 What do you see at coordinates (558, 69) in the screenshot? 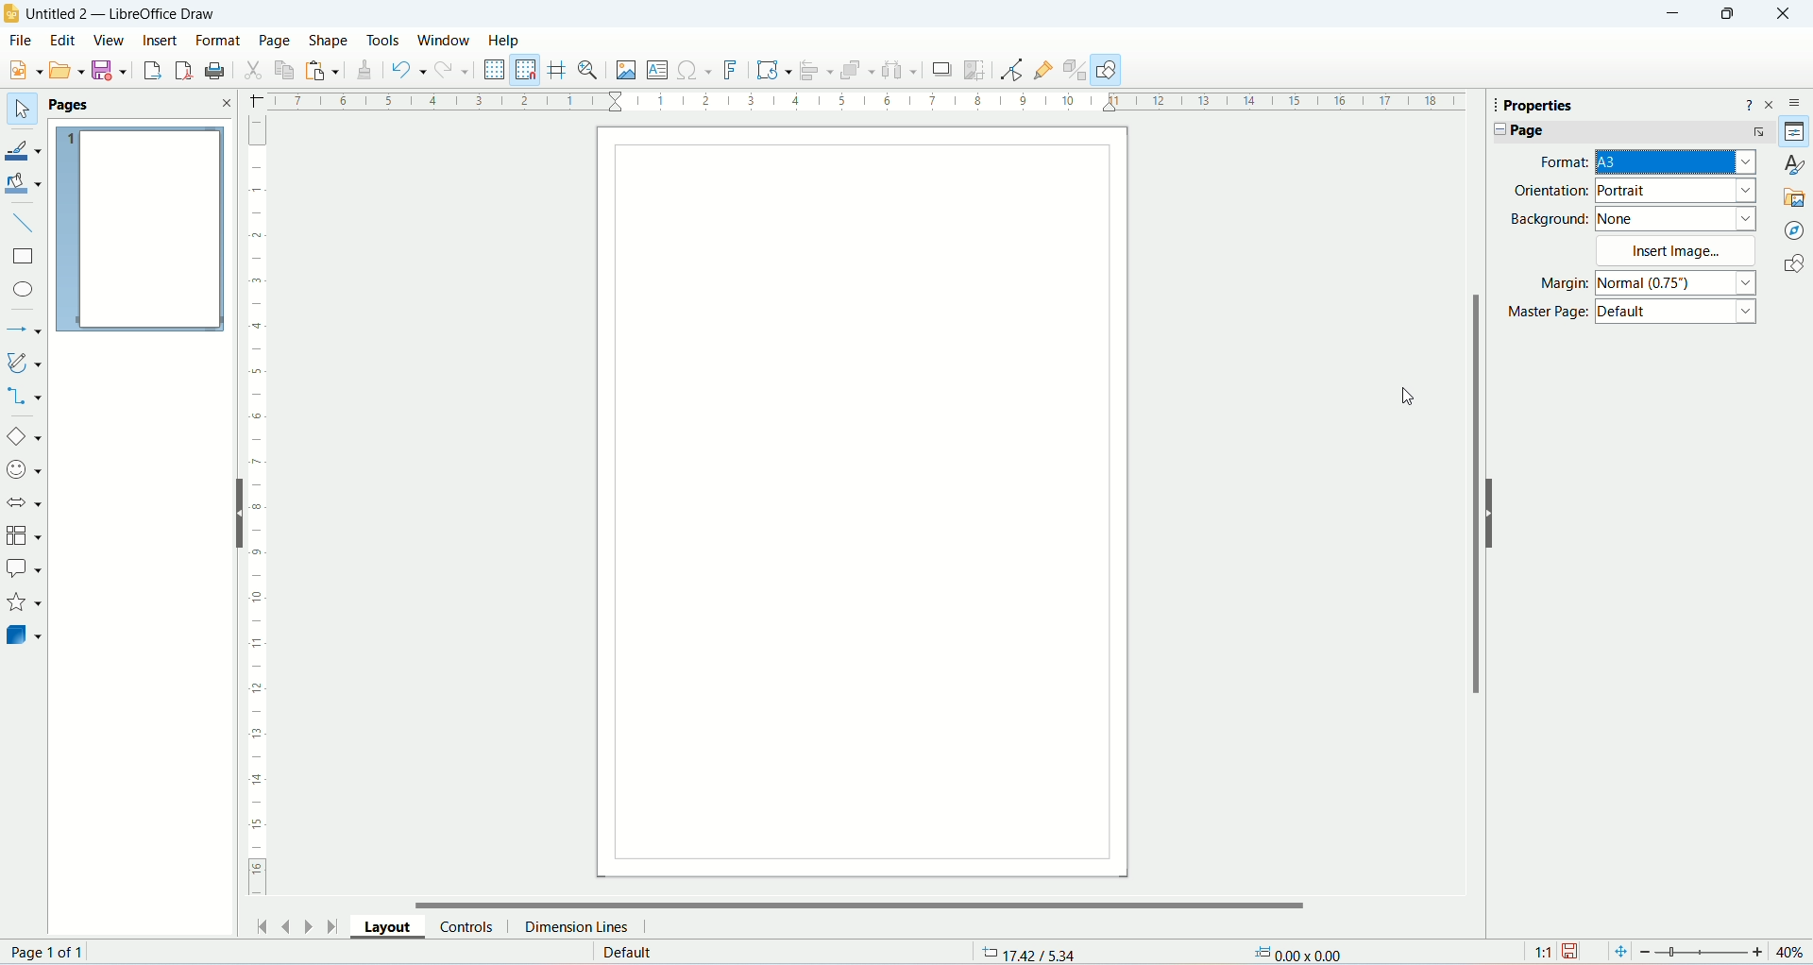
I see `helplines while moving` at bounding box center [558, 69].